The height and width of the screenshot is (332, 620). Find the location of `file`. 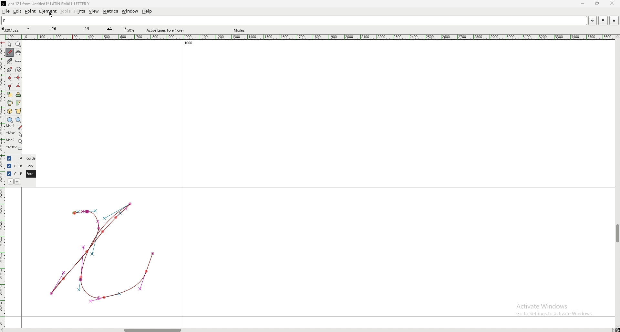

file is located at coordinates (6, 11).